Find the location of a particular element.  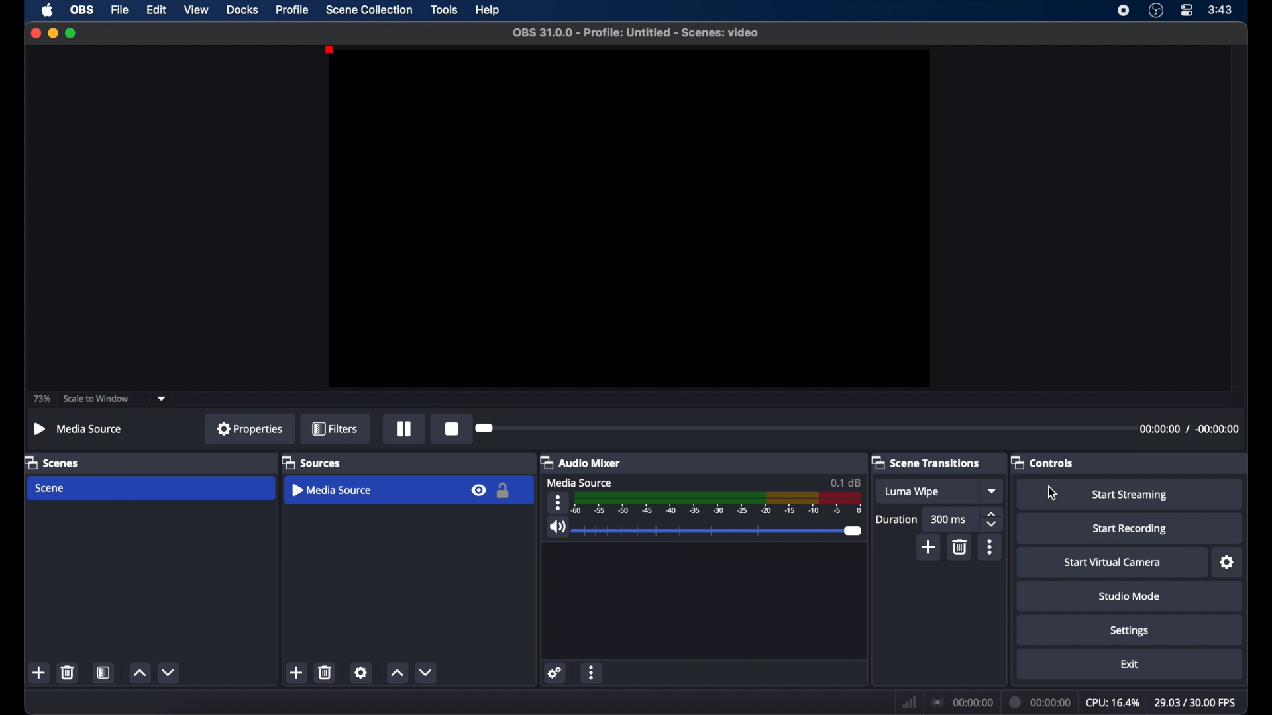

delete is located at coordinates (67, 673).